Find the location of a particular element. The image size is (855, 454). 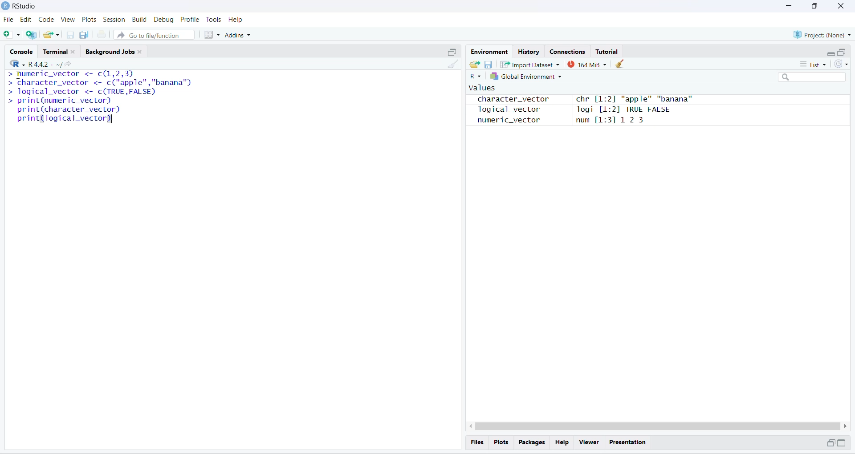

Addins is located at coordinates (238, 35).